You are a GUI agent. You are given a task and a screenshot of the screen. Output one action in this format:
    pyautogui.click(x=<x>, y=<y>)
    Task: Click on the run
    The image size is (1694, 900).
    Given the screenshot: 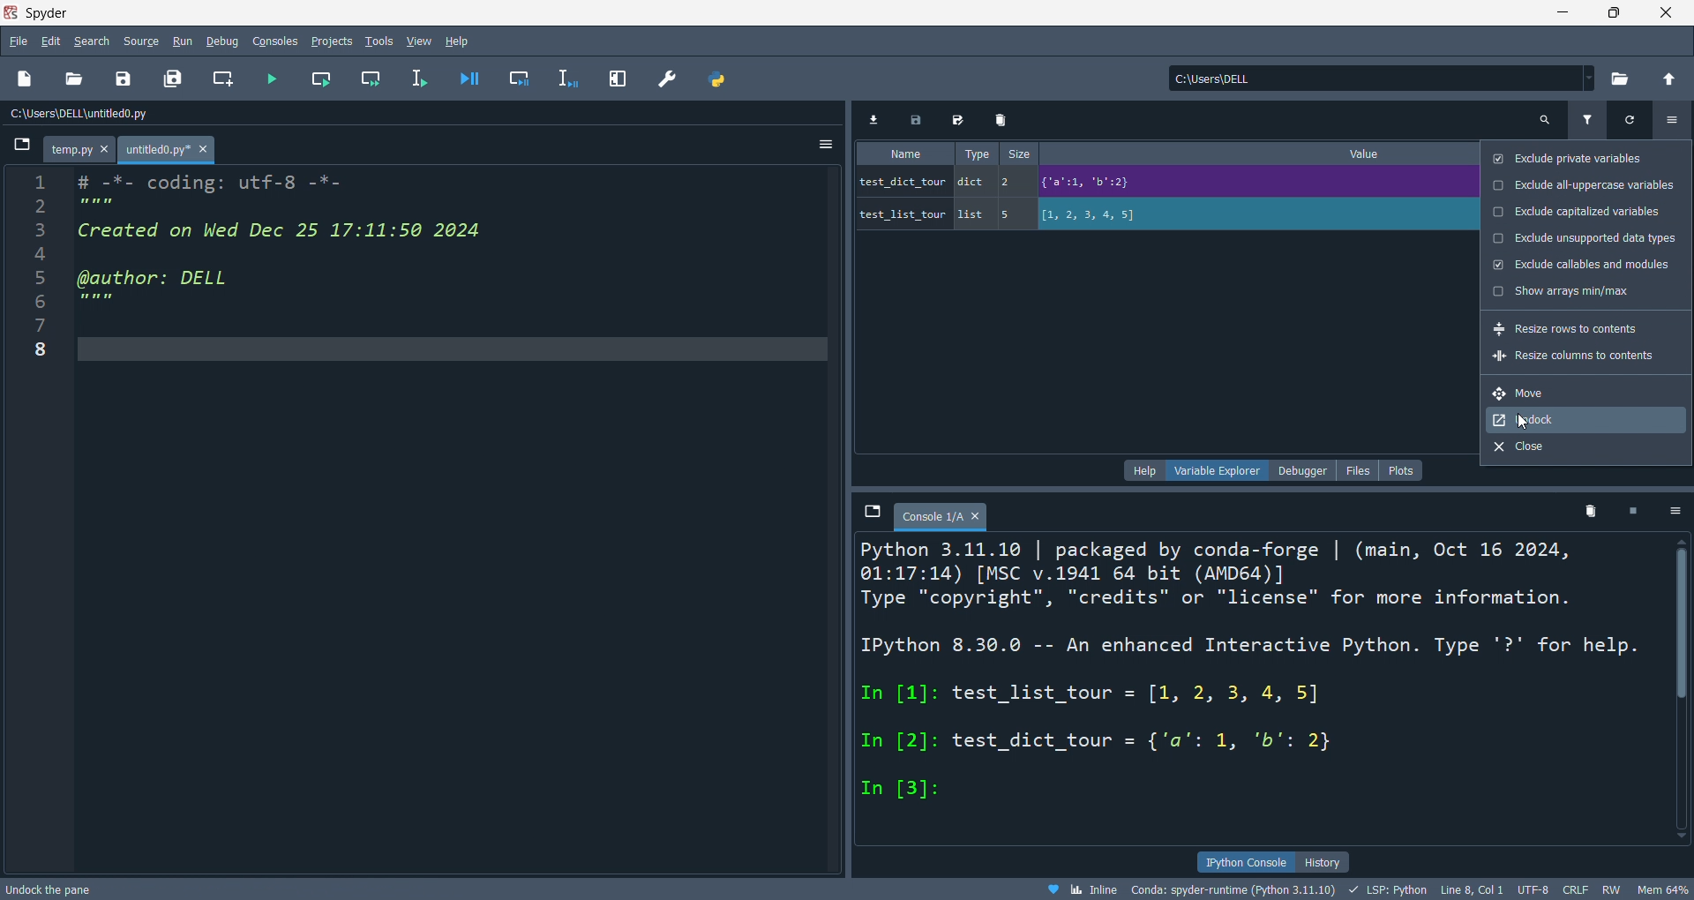 What is the action you would take?
    pyautogui.click(x=182, y=42)
    